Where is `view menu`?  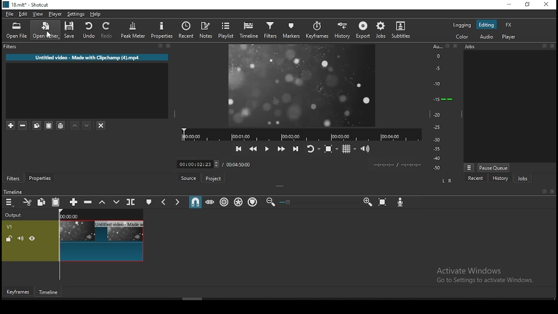
view menu is located at coordinates (469, 166).